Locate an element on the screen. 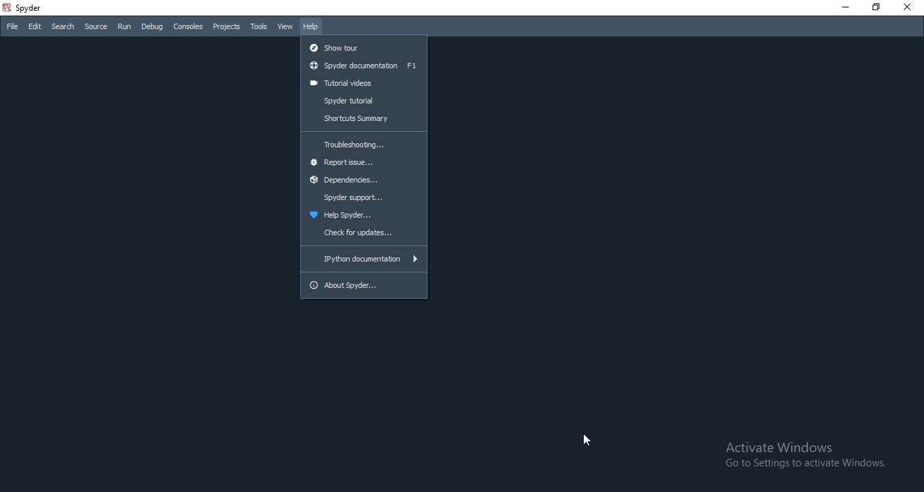  help spyder is located at coordinates (363, 216).